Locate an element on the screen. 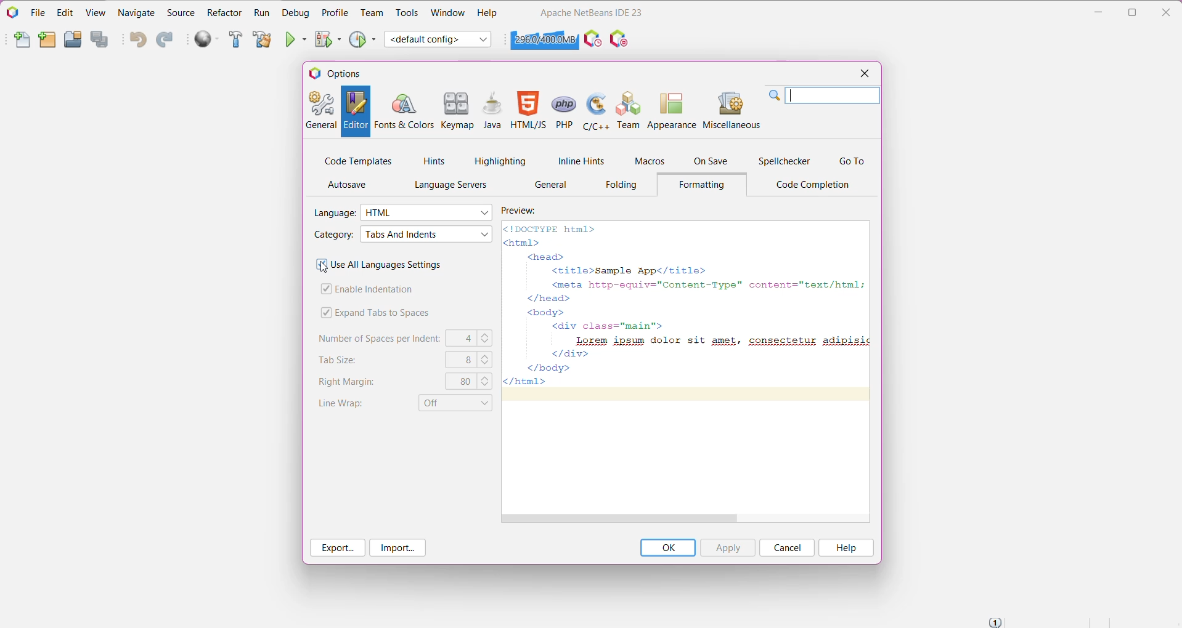  Navigate is located at coordinates (138, 12).